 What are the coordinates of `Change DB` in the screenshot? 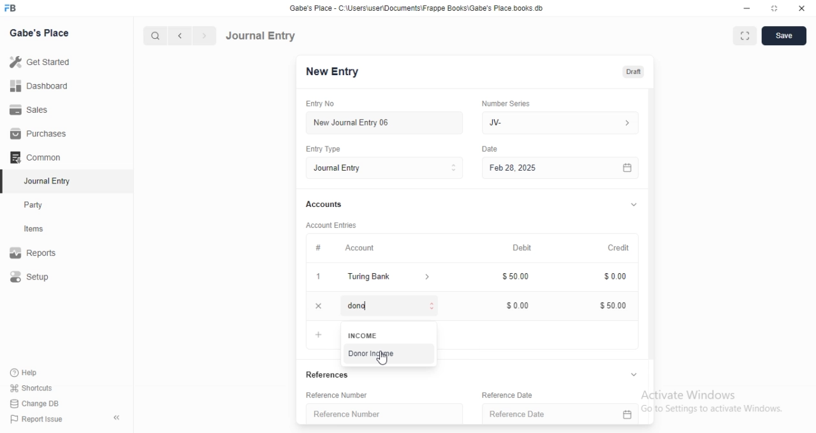 It's located at (38, 403).